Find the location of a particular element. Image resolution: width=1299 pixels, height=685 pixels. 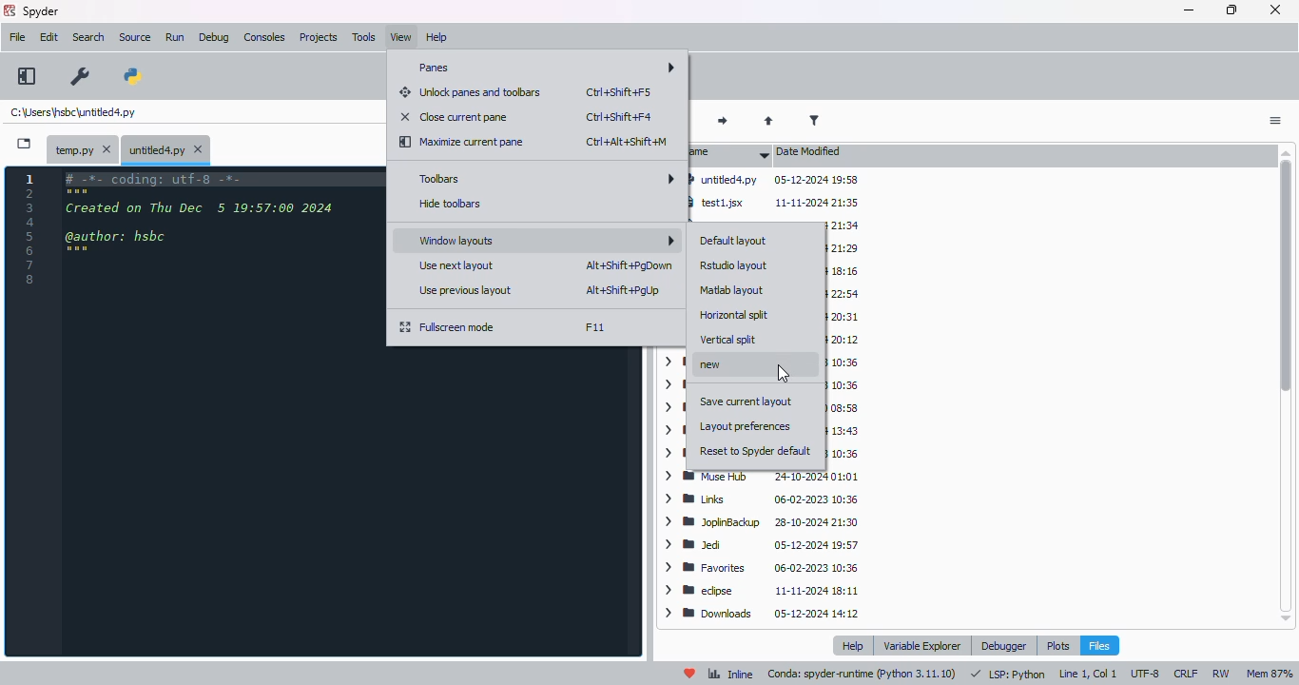

Zotero is located at coordinates (846, 270).